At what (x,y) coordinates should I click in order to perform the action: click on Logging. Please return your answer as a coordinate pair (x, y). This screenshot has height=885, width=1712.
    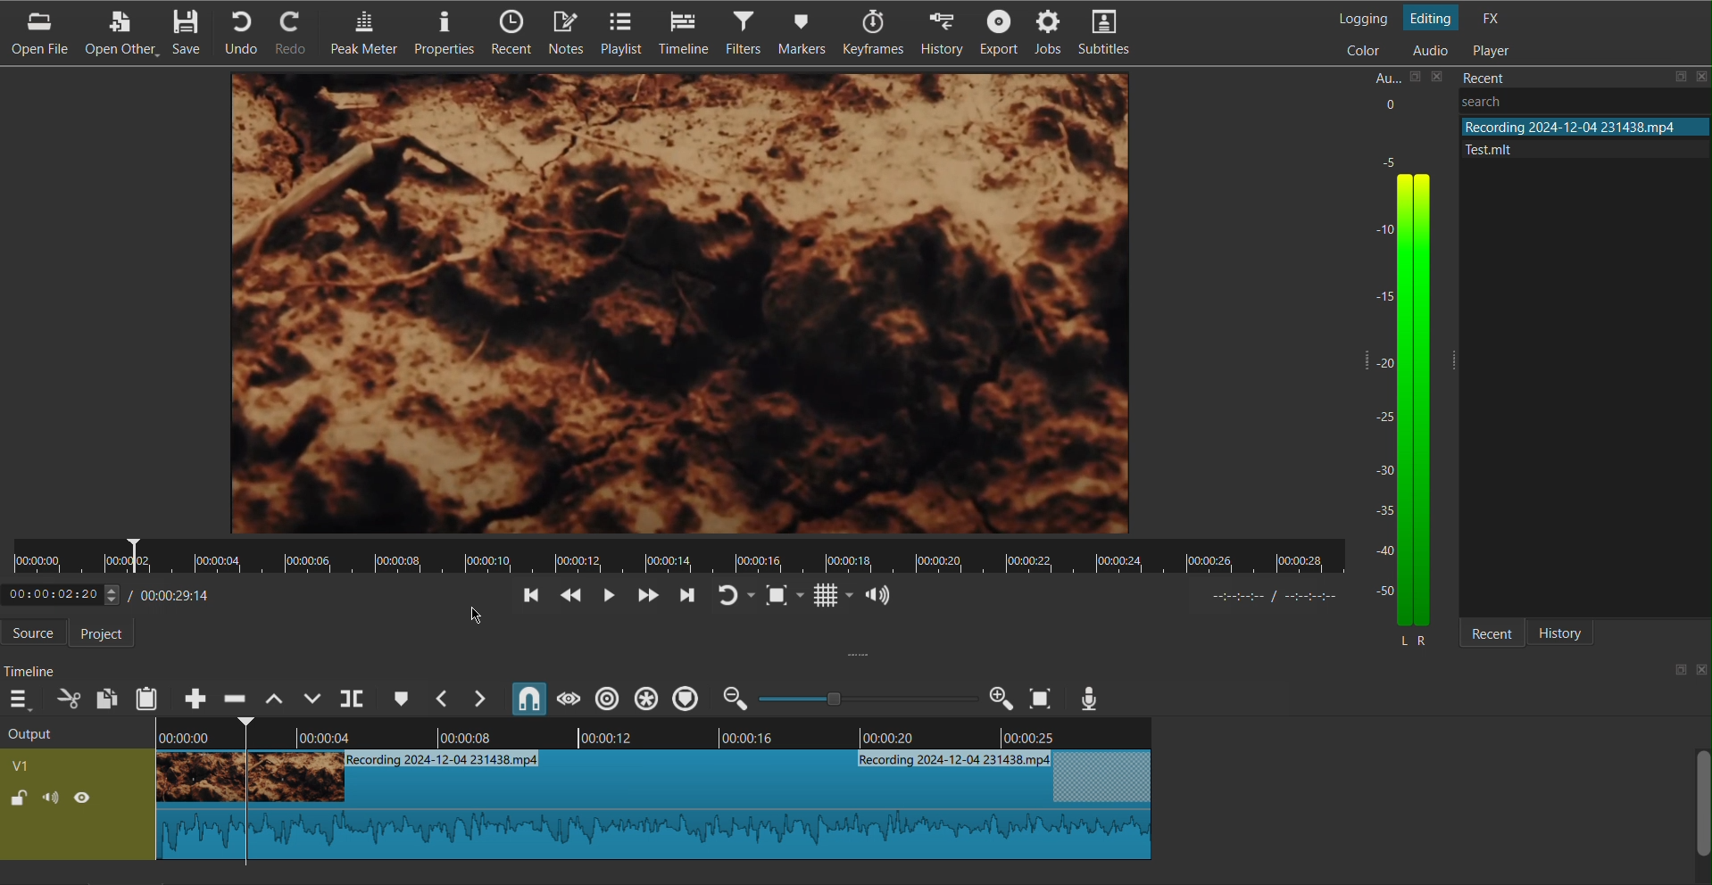
    Looking at the image, I should click on (1362, 17).